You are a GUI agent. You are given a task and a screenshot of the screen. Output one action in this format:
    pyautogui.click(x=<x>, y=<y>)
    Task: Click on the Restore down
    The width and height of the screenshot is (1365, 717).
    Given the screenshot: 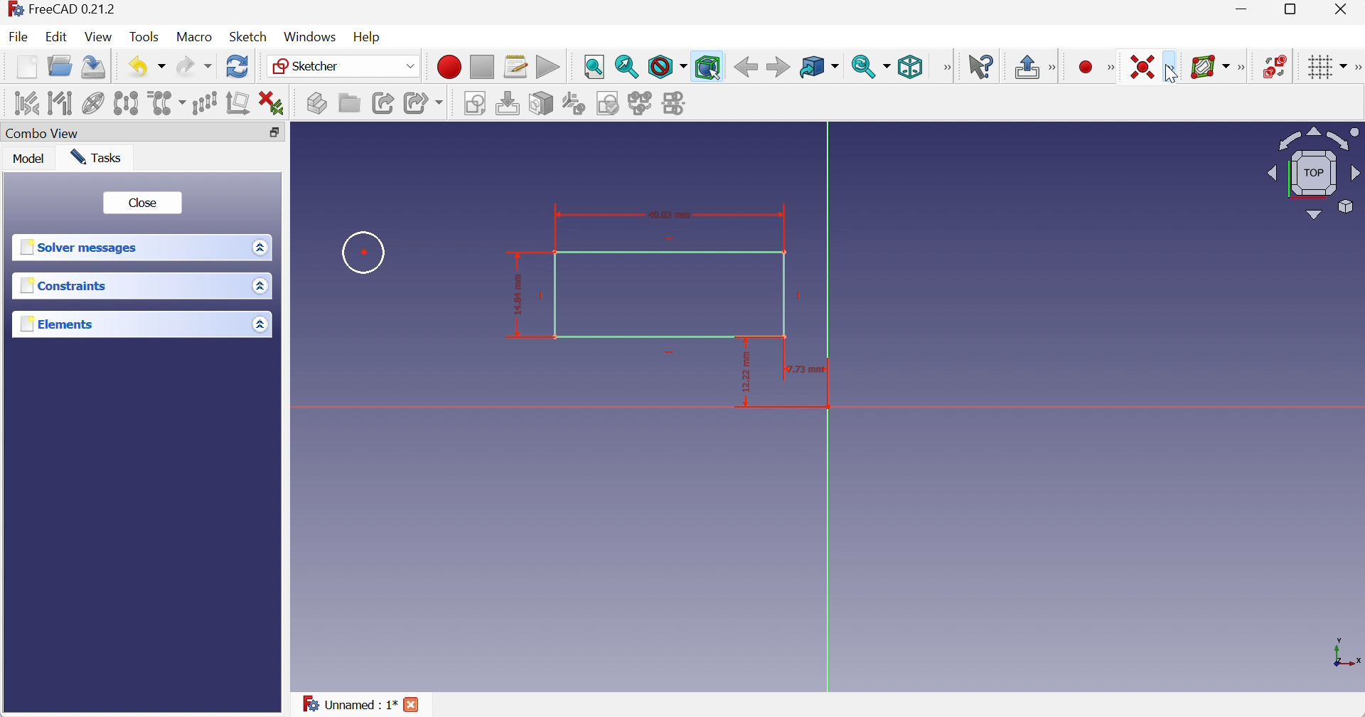 What is the action you would take?
    pyautogui.click(x=1295, y=10)
    